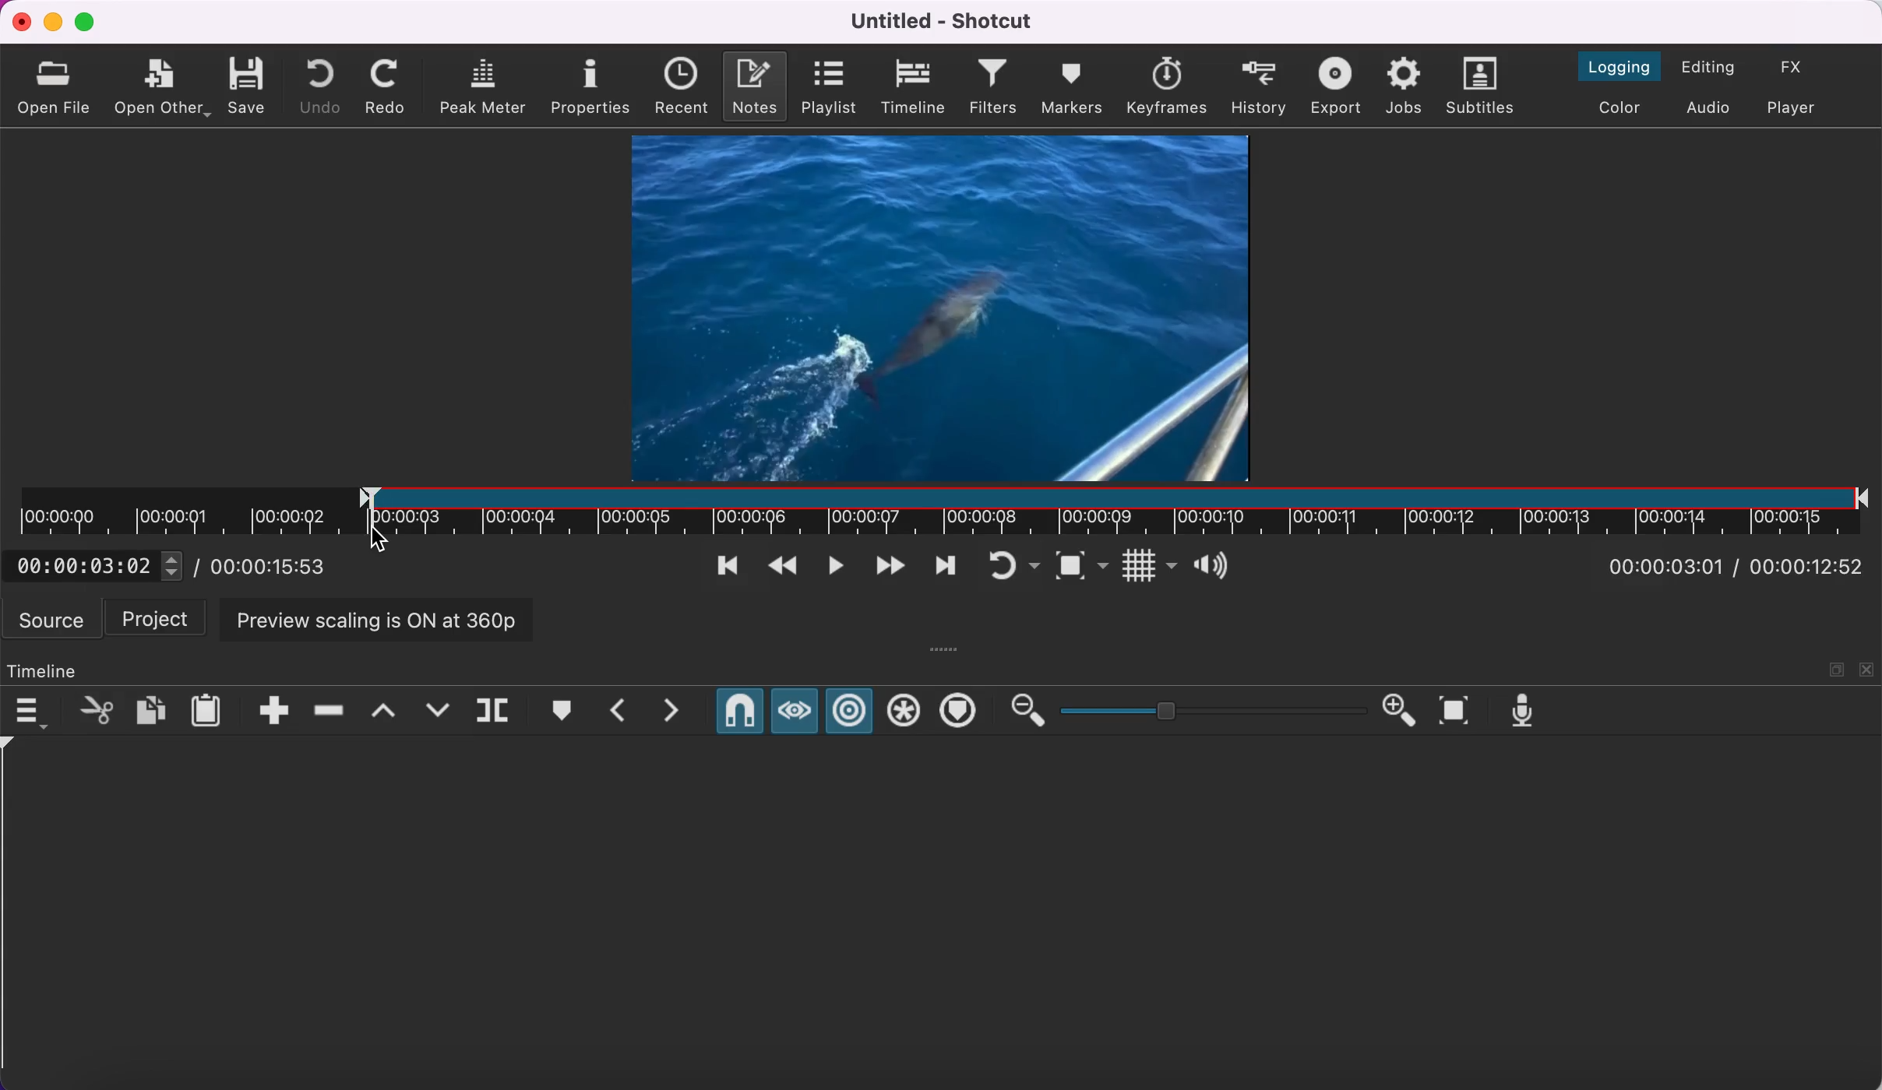 The image size is (1882, 1090). I want to click on copy checked filters, so click(149, 709).